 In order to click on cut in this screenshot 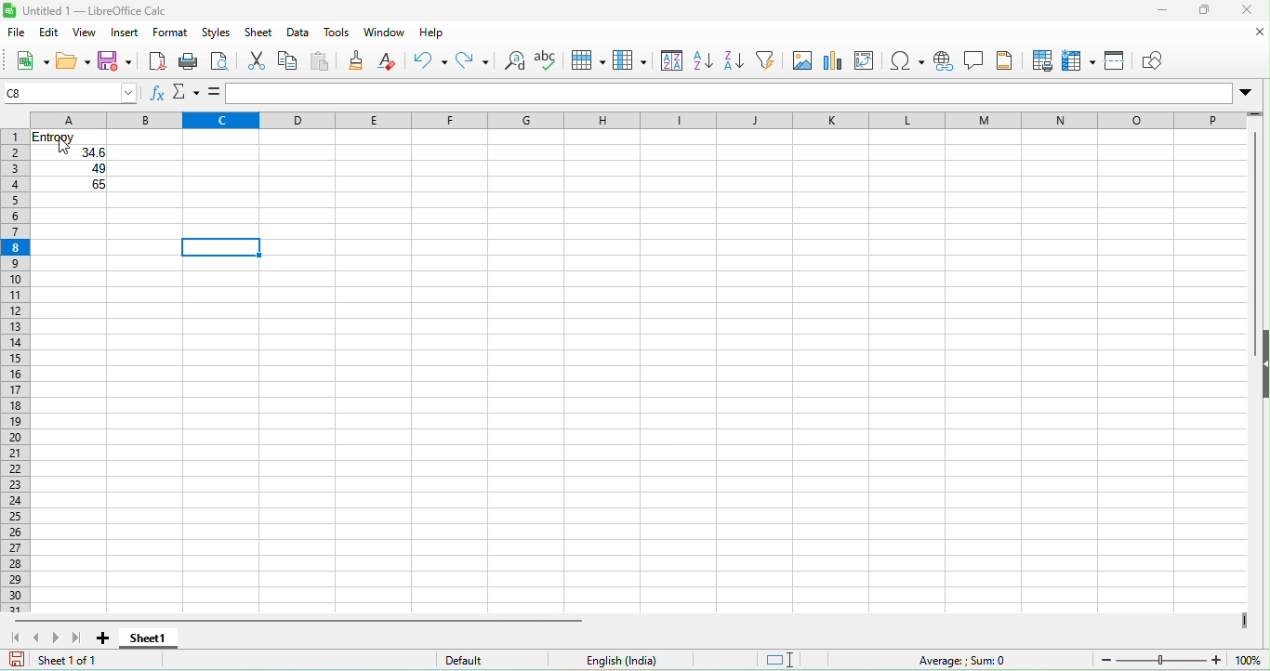, I will do `click(253, 63)`.